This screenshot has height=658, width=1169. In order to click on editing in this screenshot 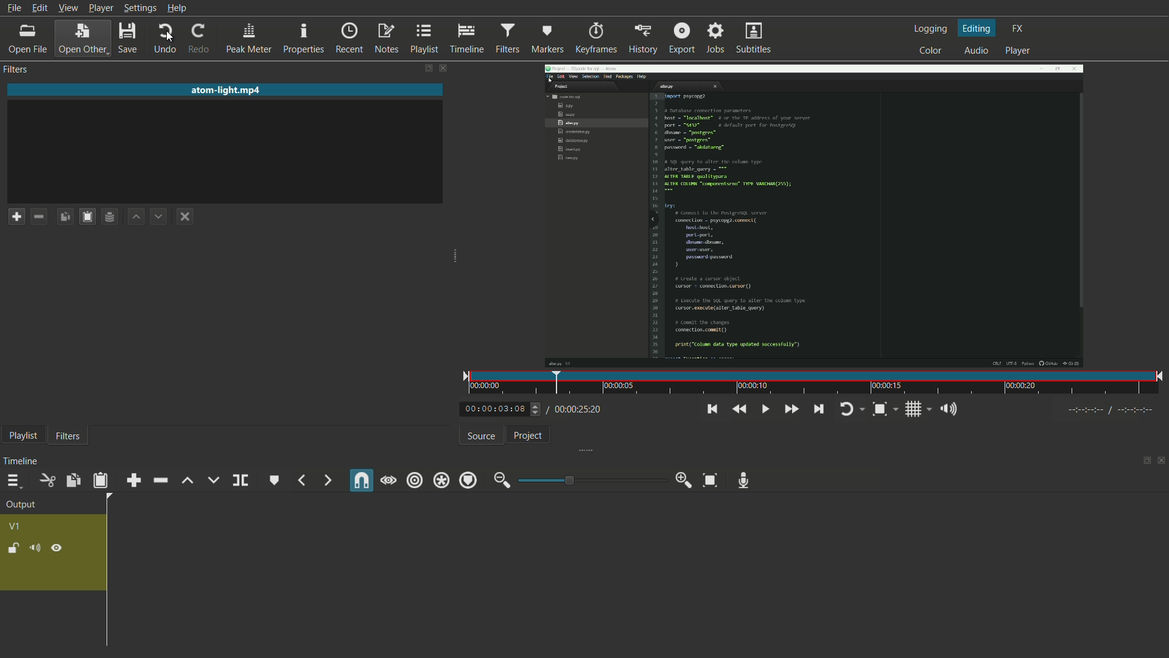, I will do `click(975, 29)`.